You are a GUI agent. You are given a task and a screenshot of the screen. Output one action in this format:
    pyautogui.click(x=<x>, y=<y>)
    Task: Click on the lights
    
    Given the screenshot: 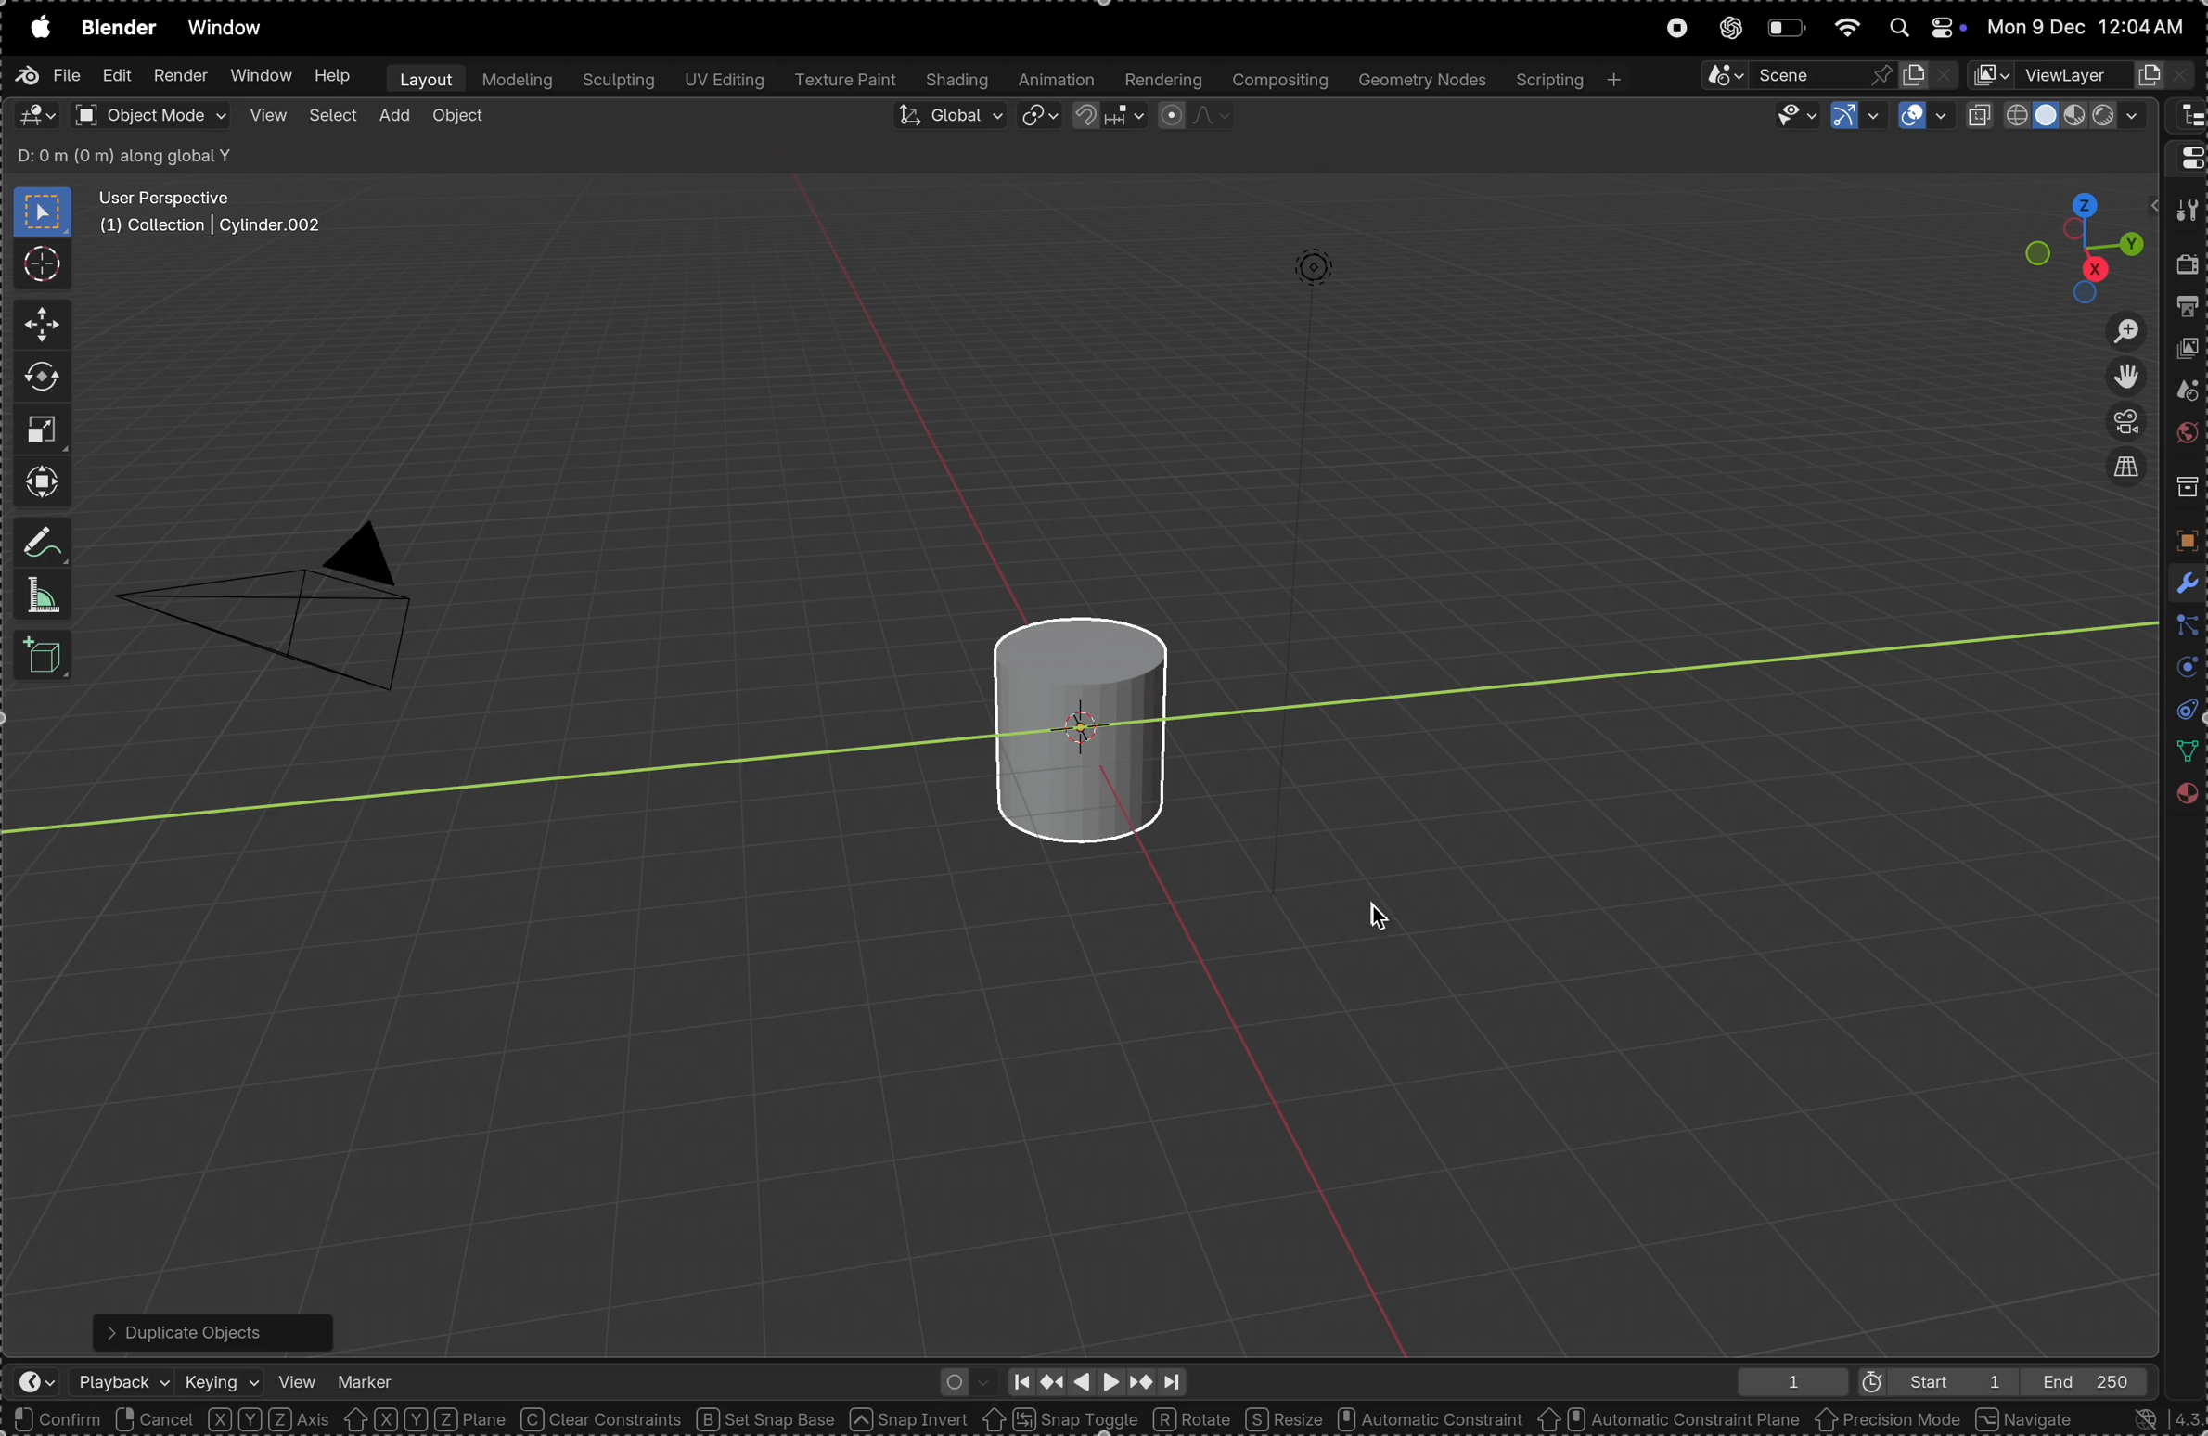 What is the action you would take?
    pyautogui.click(x=1304, y=278)
    